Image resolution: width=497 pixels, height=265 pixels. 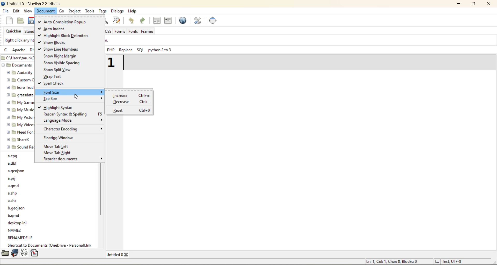 I want to click on full screen, so click(x=215, y=20).